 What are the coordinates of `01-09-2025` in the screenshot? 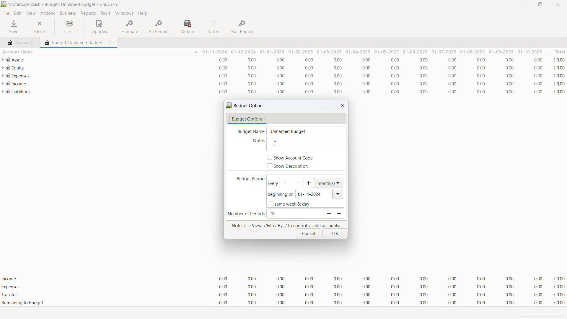 It's located at (502, 52).